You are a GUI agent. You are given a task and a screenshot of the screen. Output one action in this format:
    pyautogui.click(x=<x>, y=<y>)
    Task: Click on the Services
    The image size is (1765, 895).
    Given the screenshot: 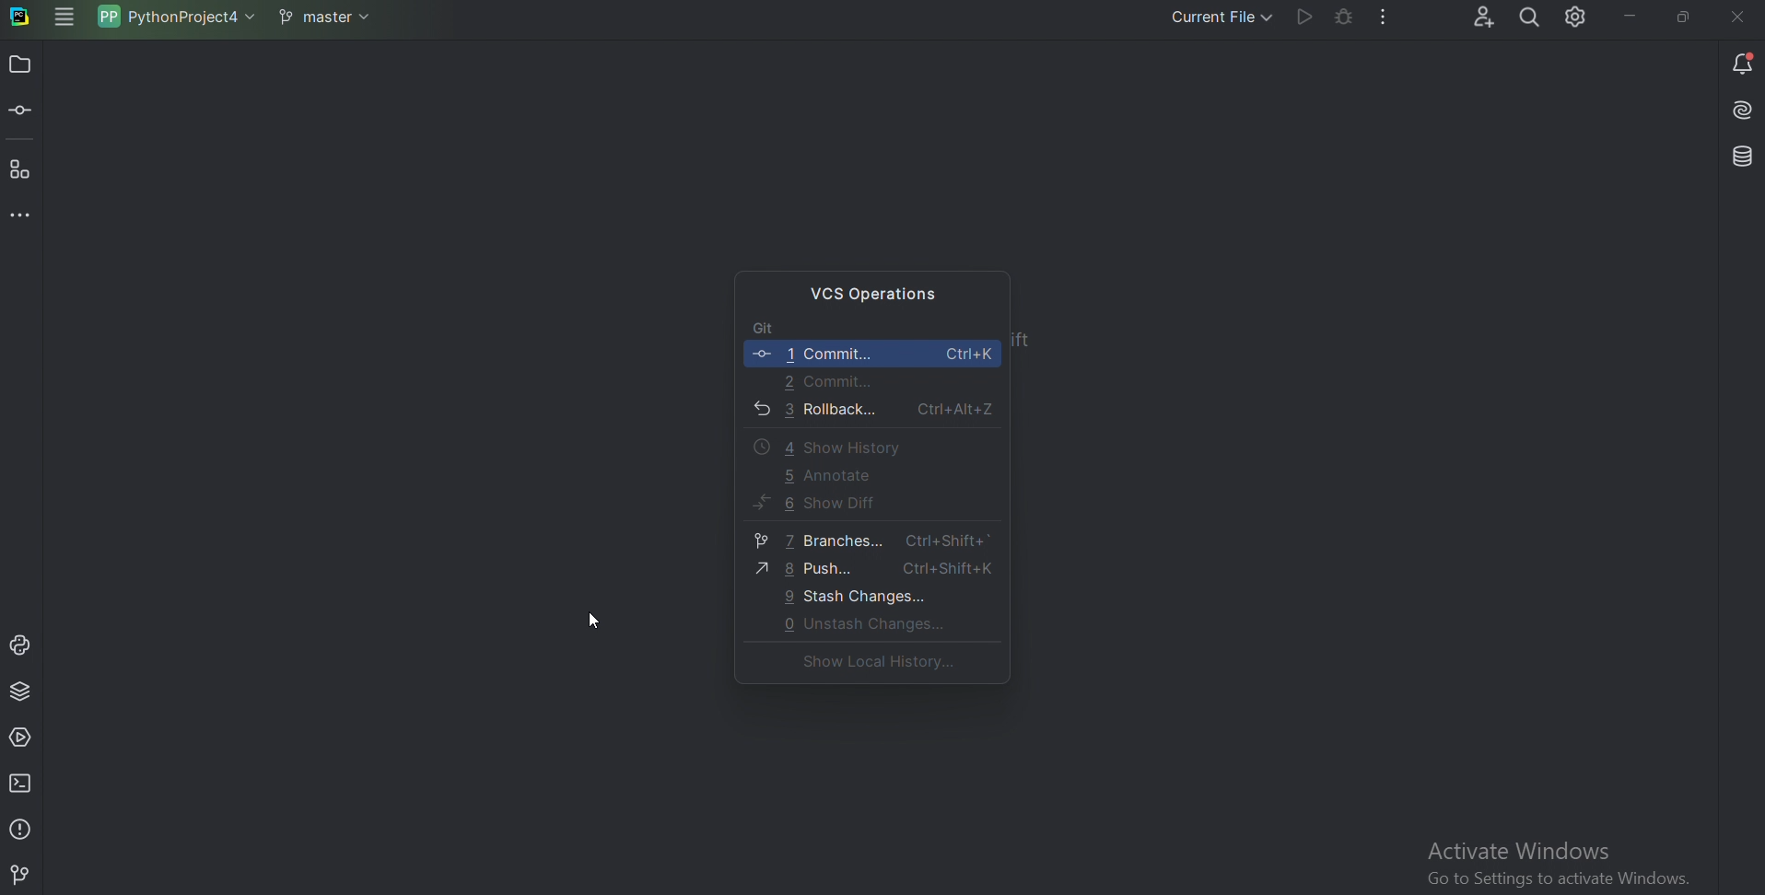 What is the action you would take?
    pyautogui.click(x=25, y=736)
    